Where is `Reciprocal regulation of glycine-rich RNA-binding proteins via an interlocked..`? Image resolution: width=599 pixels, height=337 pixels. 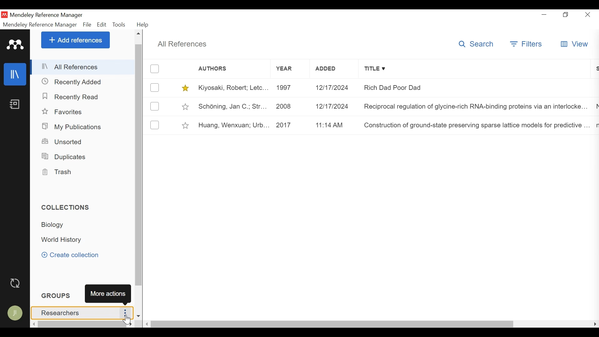
Reciprocal regulation of glycine-rich RNA-binding proteins via an interlocked.. is located at coordinates (477, 106).